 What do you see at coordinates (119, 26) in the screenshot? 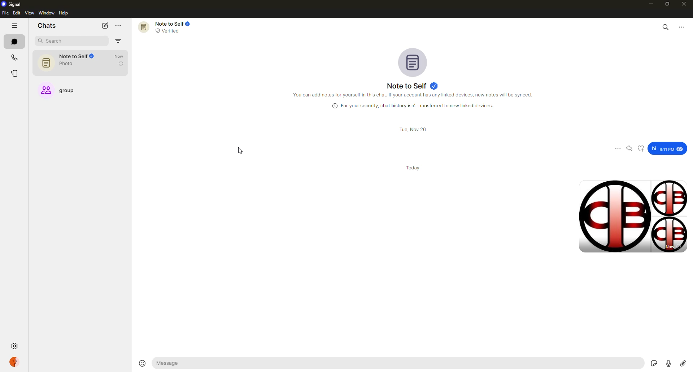
I see `more` at bounding box center [119, 26].